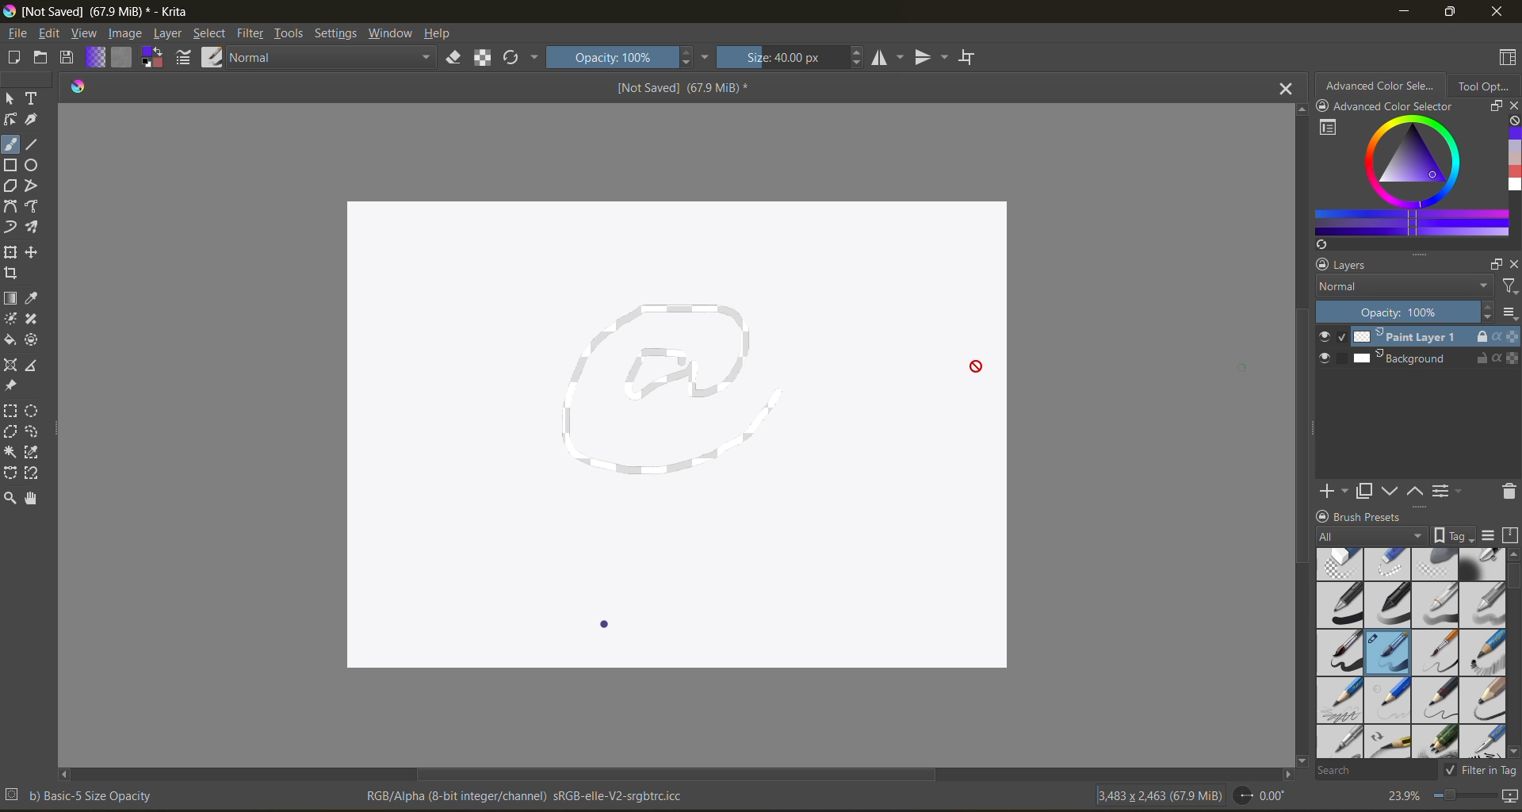 This screenshot has height=812, width=1522. What do you see at coordinates (13, 57) in the screenshot?
I see `create` at bounding box center [13, 57].